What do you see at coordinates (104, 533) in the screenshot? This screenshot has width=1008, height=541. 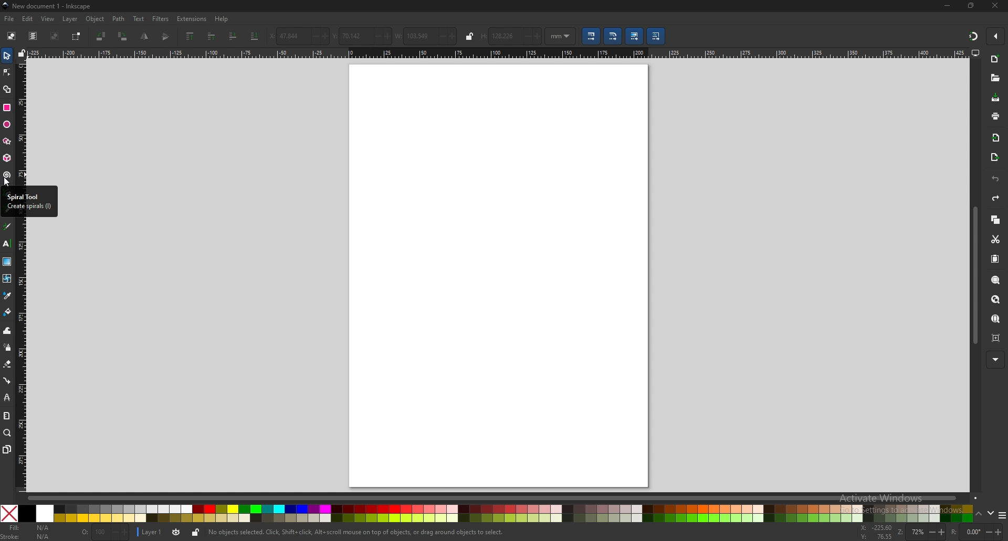 I see `O: 100` at bounding box center [104, 533].